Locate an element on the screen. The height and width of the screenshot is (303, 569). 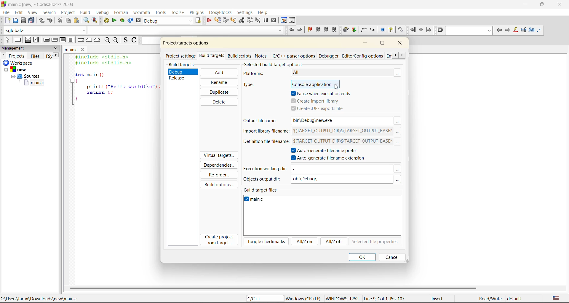
selected build target options is located at coordinates (274, 64).